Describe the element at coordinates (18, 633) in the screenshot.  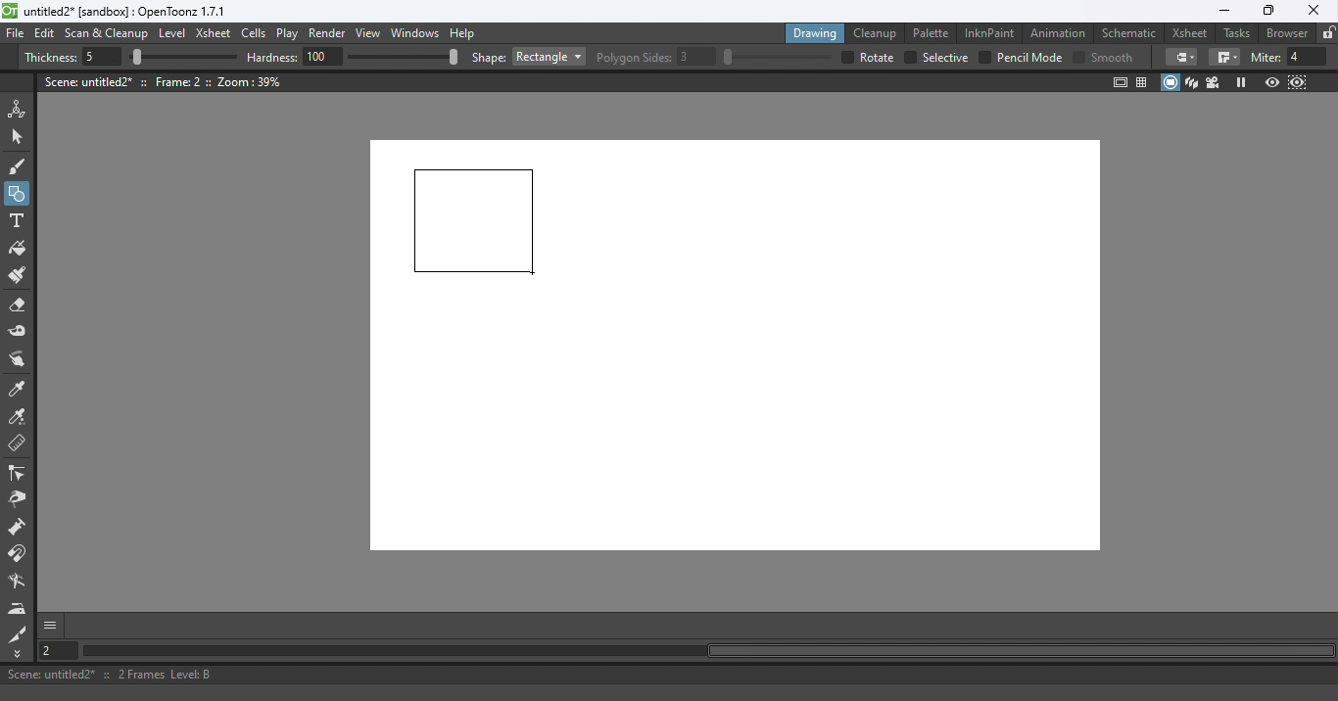
I see `Cutter tool` at that location.